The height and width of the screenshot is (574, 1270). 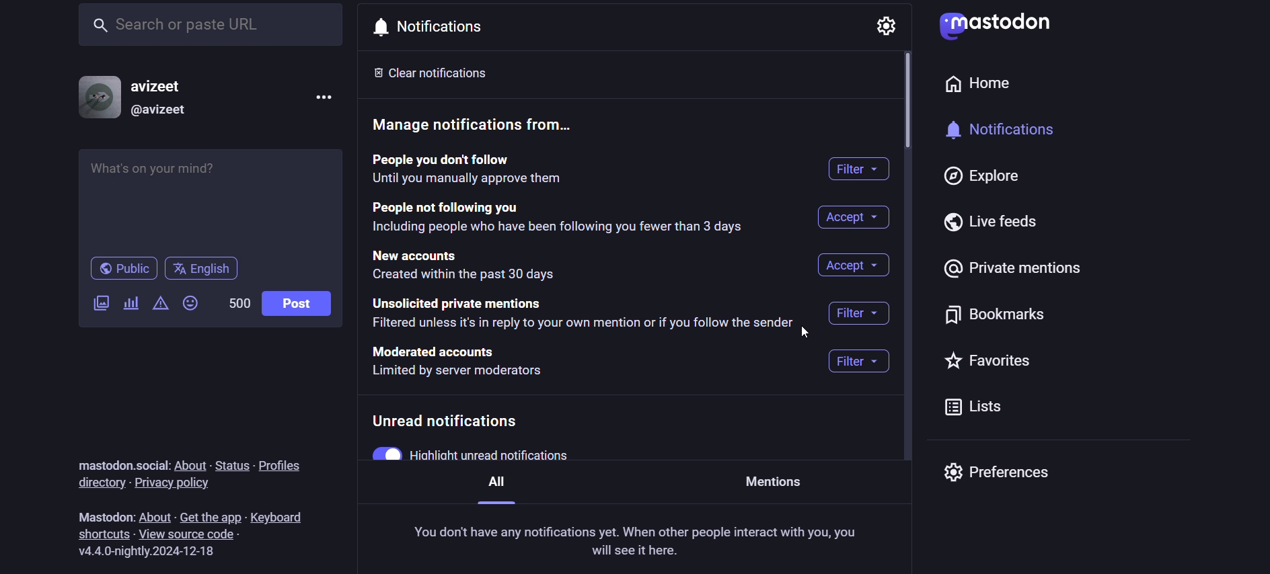 What do you see at coordinates (155, 515) in the screenshot?
I see `About` at bounding box center [155, 515].